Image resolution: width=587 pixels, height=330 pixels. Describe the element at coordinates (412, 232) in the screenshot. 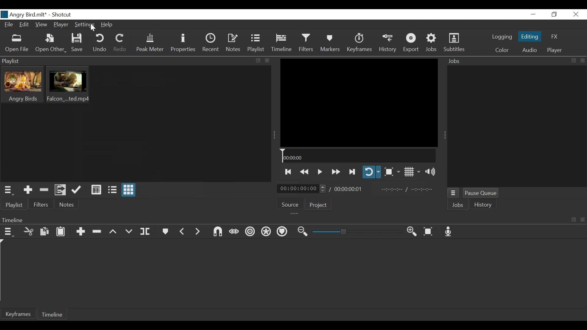

I see `Zoom timeline in` at that location.